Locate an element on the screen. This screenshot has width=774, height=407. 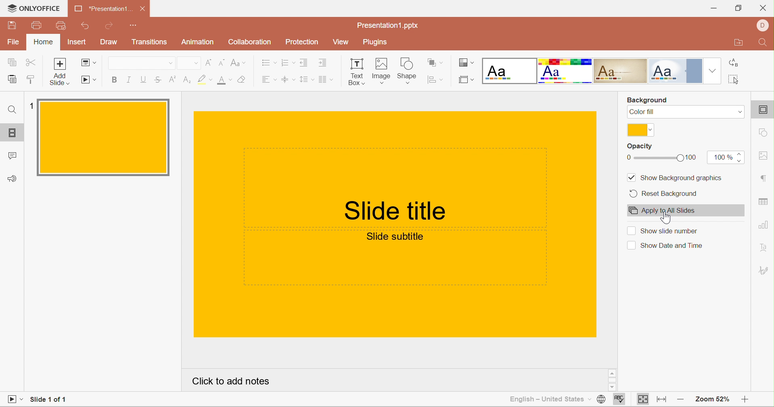
Zoom out is located at coordinates (681, 400).